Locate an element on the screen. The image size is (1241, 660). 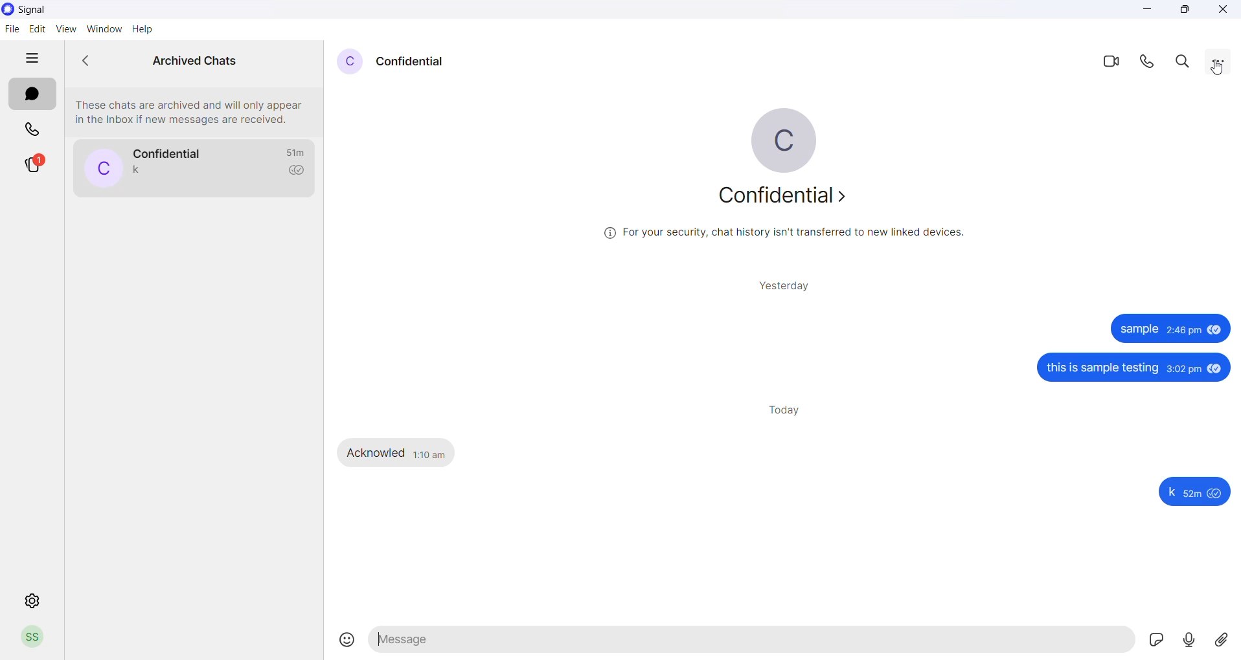
settings is located at coordinates (34, 599).